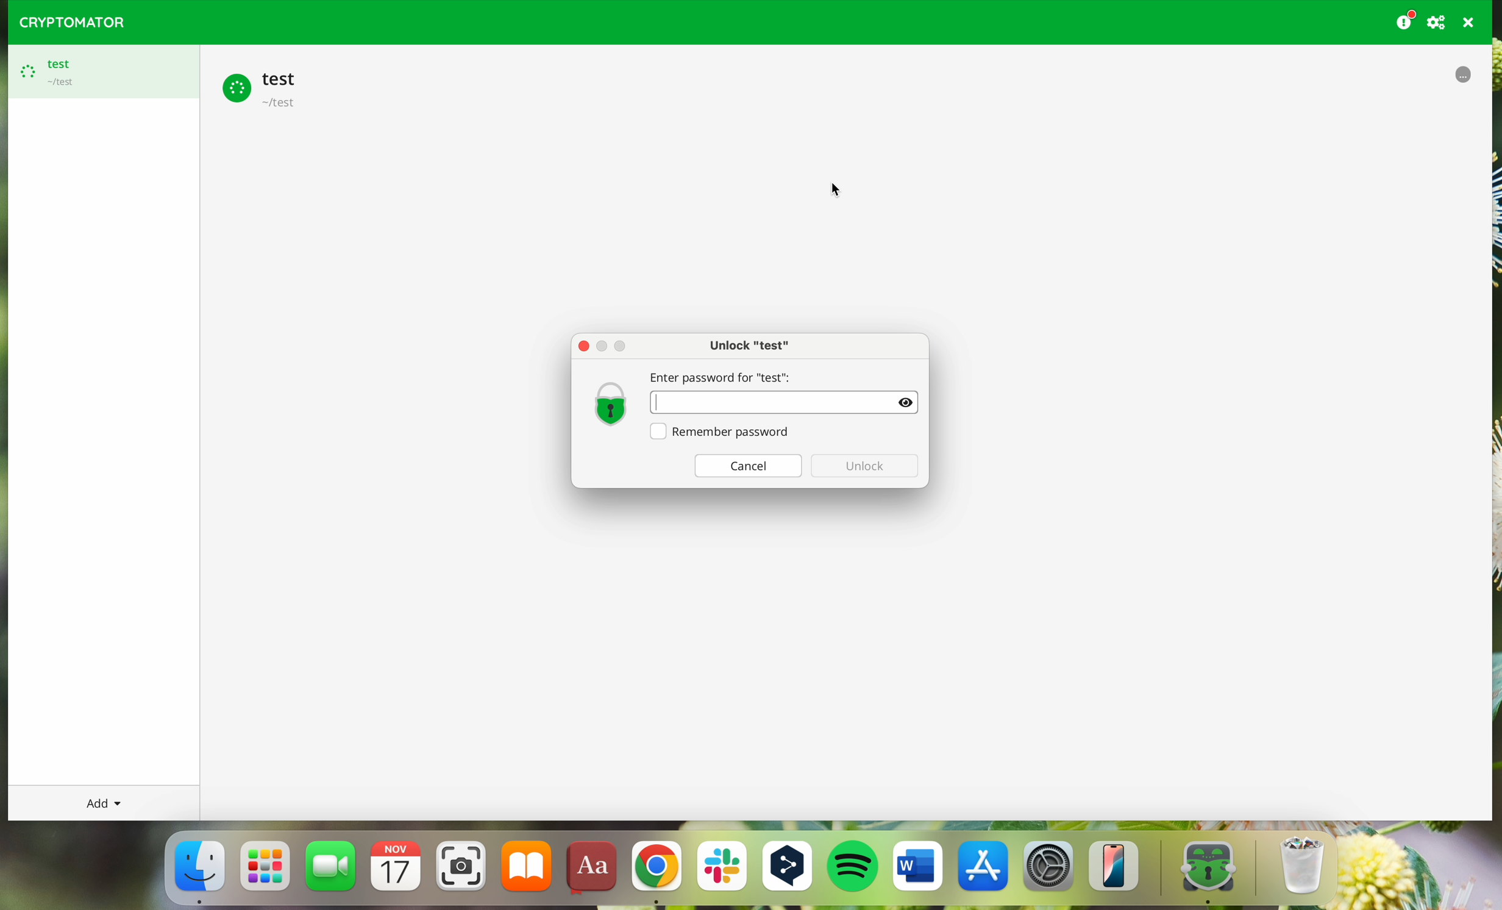 The image size is (1502, 910). Describe the element at coordinates (608, 402) in the screenshot. I see `Lock icon` at that location.